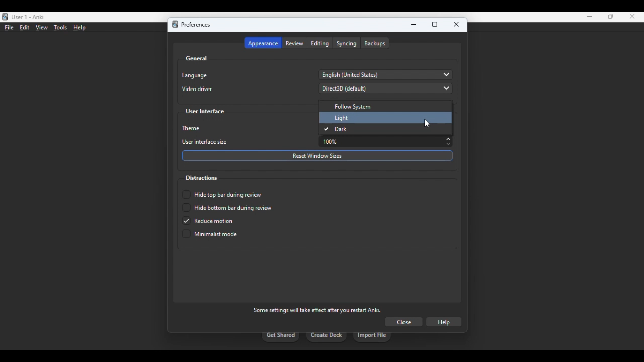  What do you see at coordinates (205, 142) in the screenshot?
I see `user interface size` at bounding box center [205, 142].